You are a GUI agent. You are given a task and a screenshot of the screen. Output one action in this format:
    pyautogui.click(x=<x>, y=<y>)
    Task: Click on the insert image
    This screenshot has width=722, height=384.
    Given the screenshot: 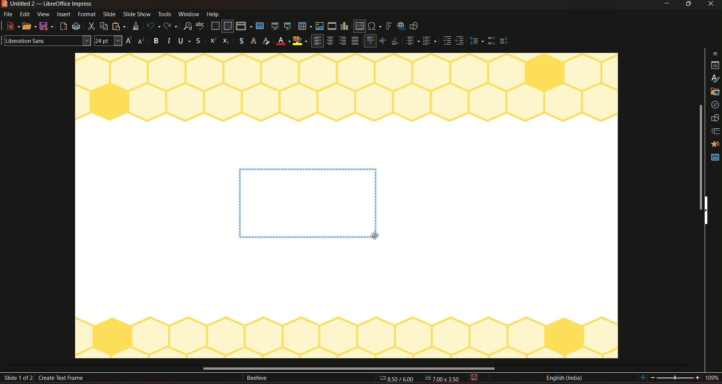 What is the action you would take?
    pyautogui.click(x=319, y=26)
    